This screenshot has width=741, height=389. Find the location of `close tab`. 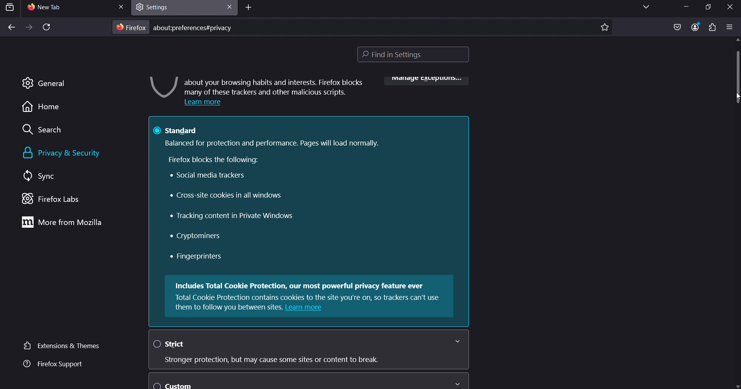

close tab is located at coordinates (228, 6).